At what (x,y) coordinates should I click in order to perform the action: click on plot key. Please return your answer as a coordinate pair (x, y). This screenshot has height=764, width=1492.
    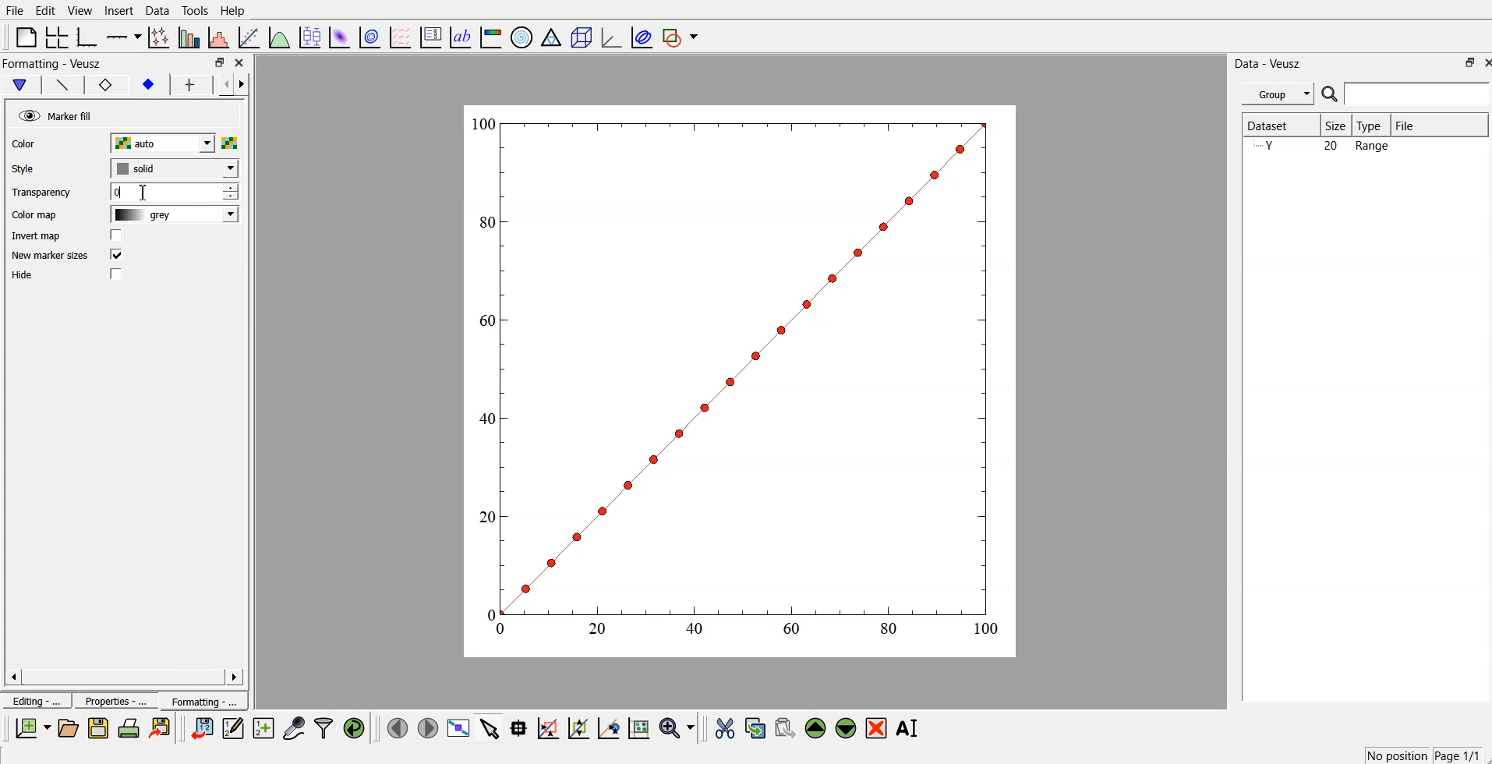
    Looking at the image, I should click on (431, 36).